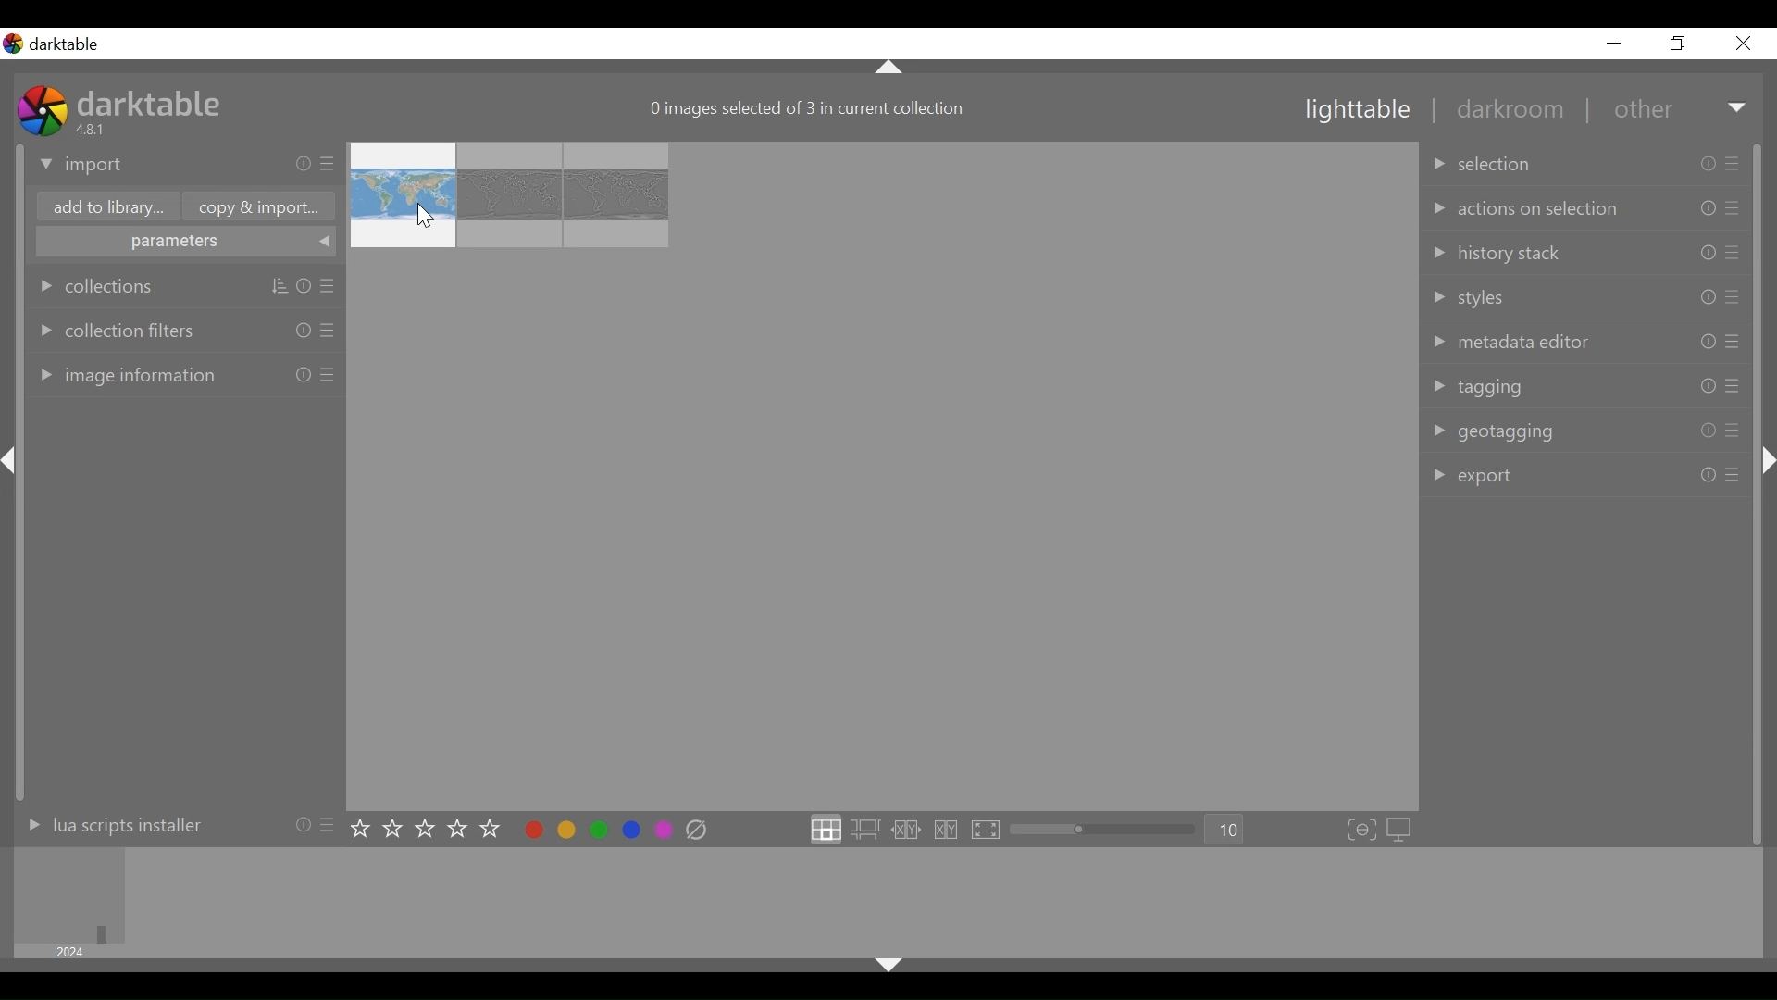 The image size is (1777, 1000). What do you see at coordinates (984, 829) in the screenshot?
I see `click to enter full preview mode ` at bounding box center [984, 829].